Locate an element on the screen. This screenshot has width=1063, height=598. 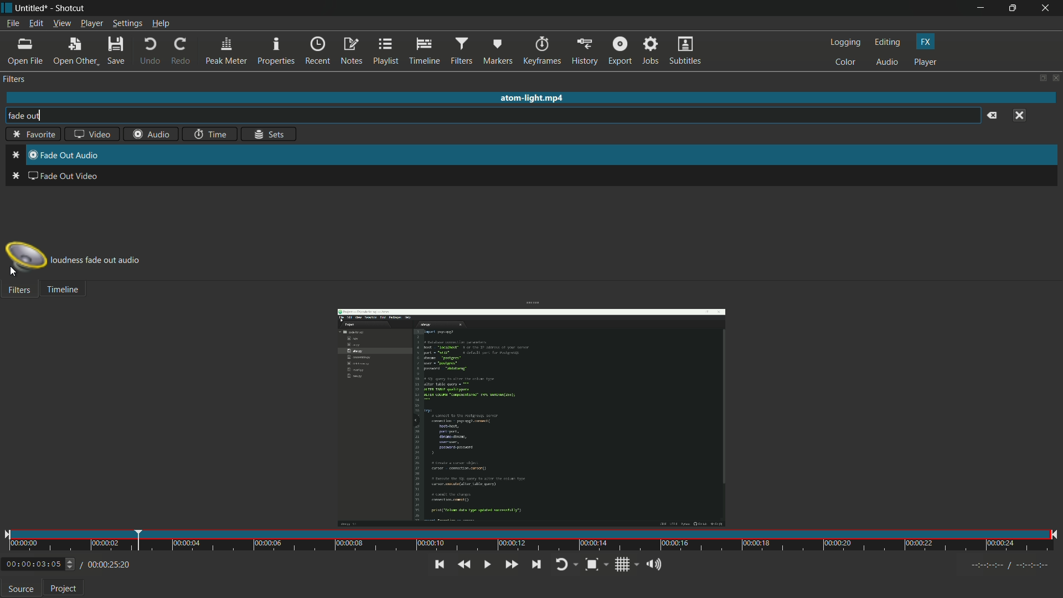
app icon is located at coordinates (7, 7).